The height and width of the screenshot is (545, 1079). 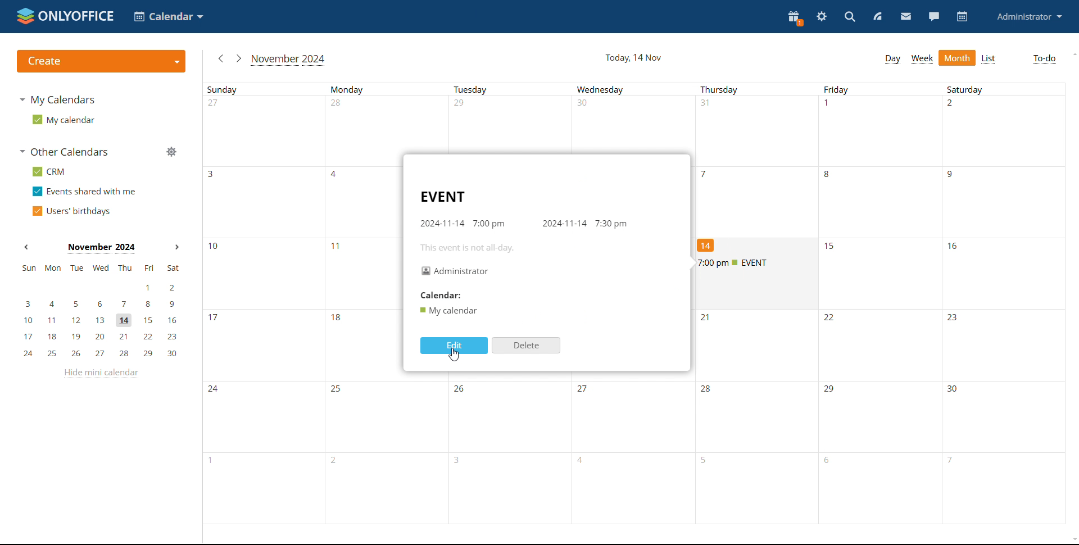 I want to click on edit, so click(x=454, y=346).